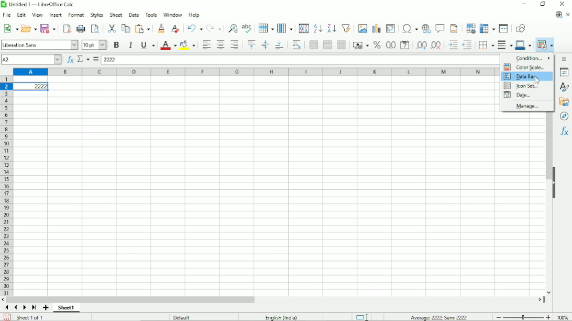 The image size is (572, 321). I want to click on Unmerge cells, so click(341, 45).